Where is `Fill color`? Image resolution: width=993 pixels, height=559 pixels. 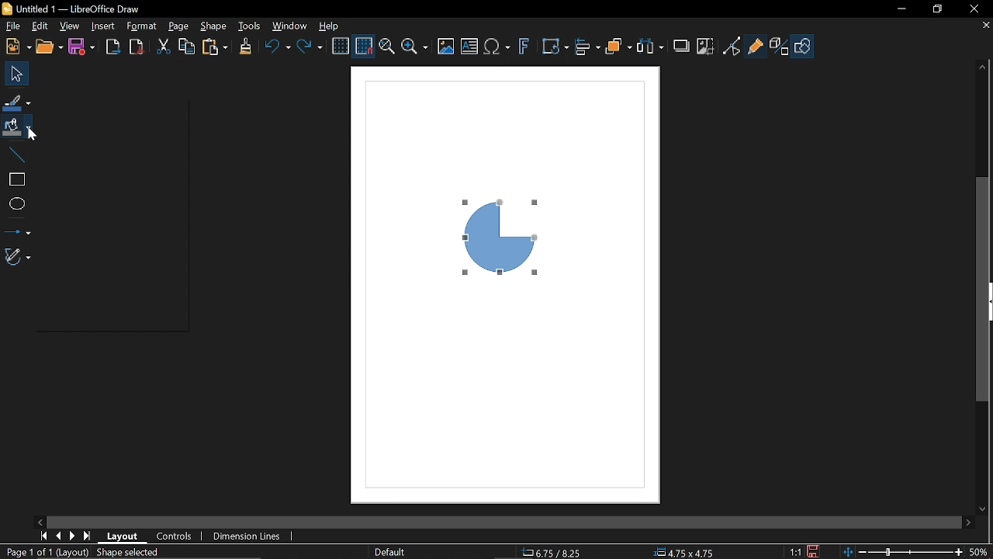 Fill color is located at coordinates (17, 129).